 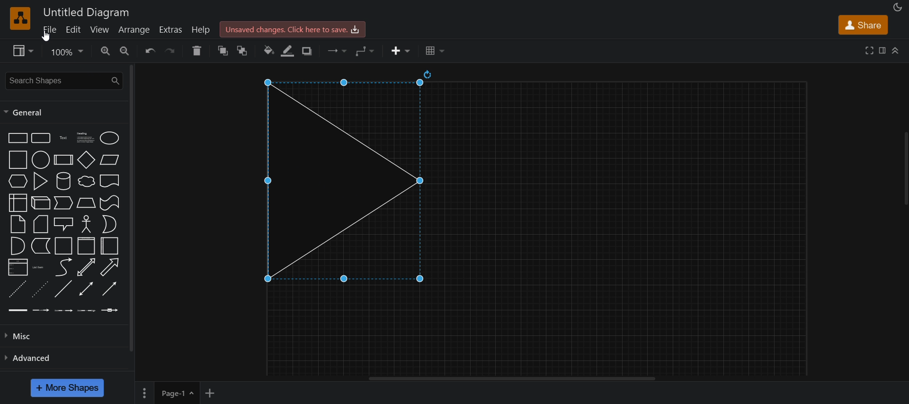 I want to click on card, so click(x=40, y=224).